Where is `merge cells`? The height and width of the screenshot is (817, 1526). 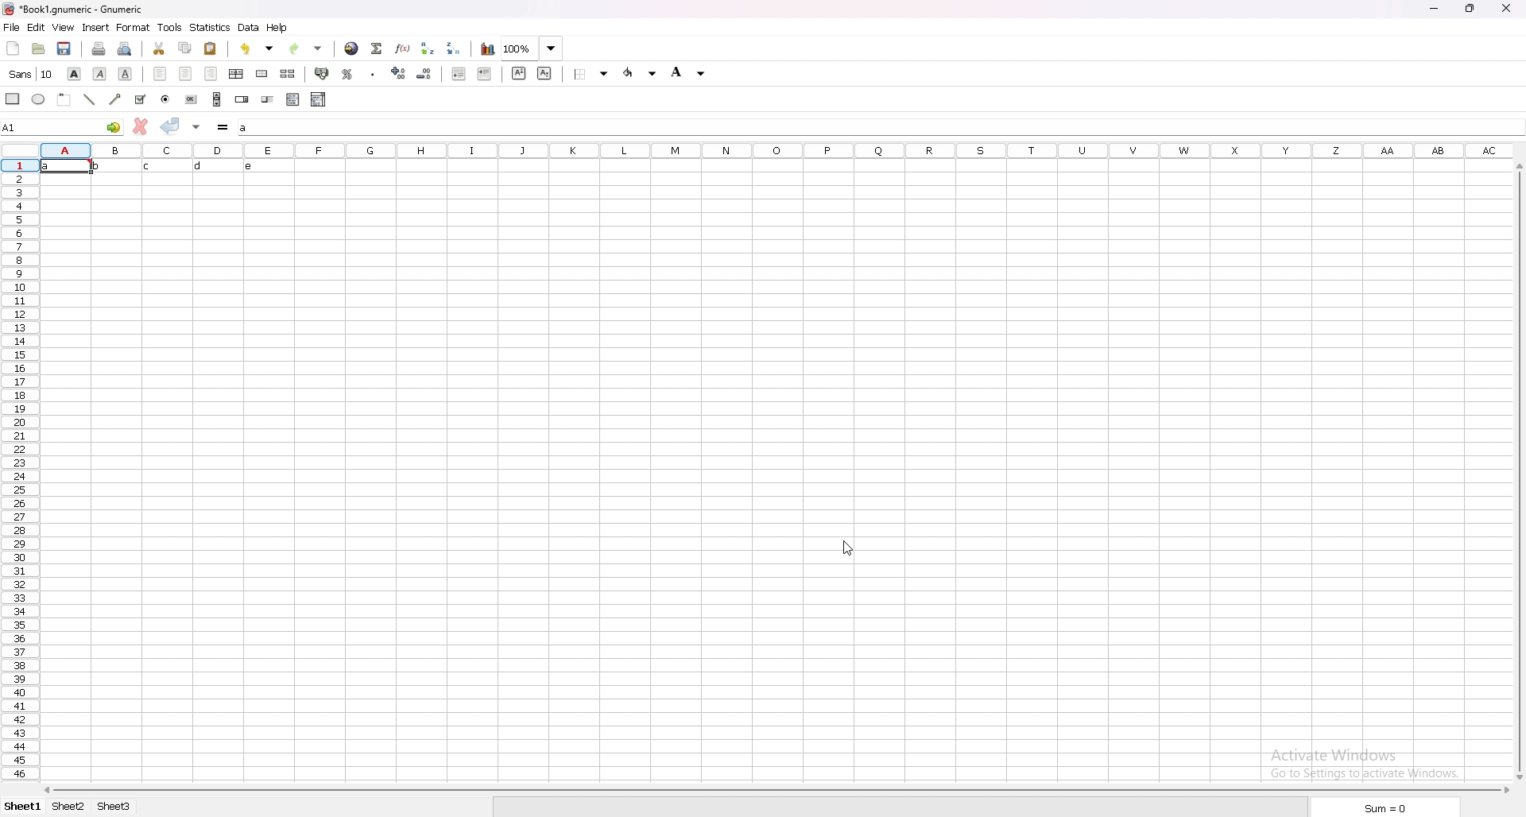 merge cells is located at coordinates (261, 73).